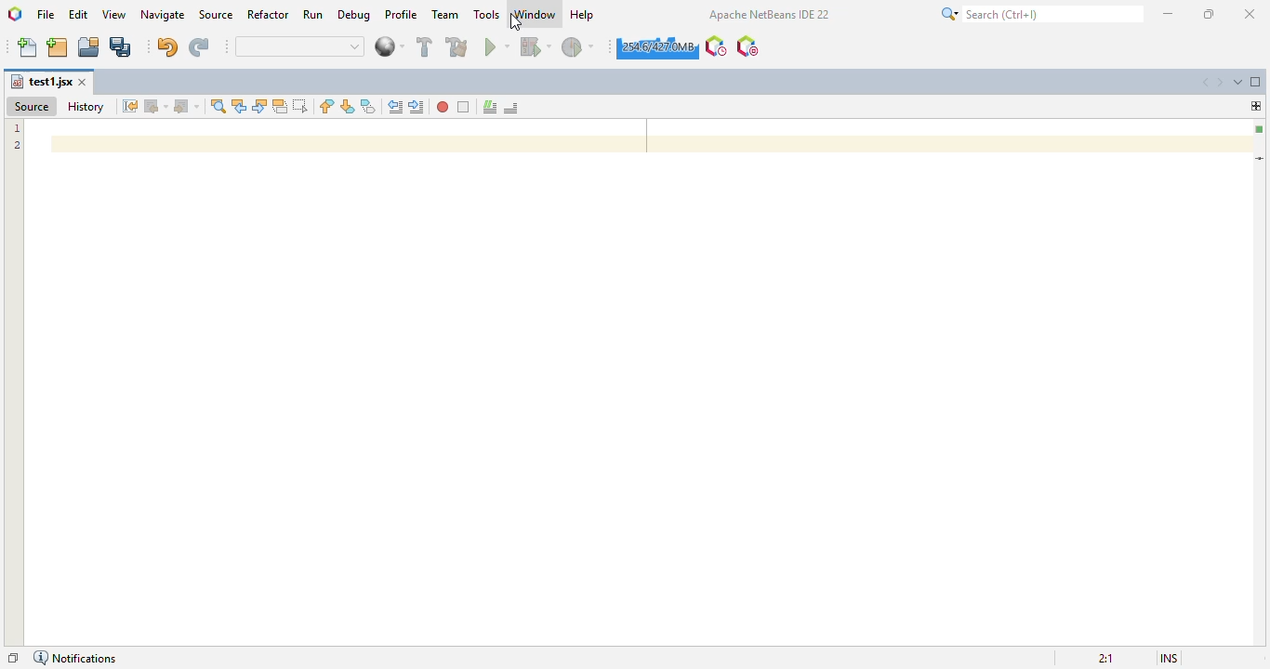 This screenshot has height=669, width=1270. I want to click on debug, so click(355, 15).